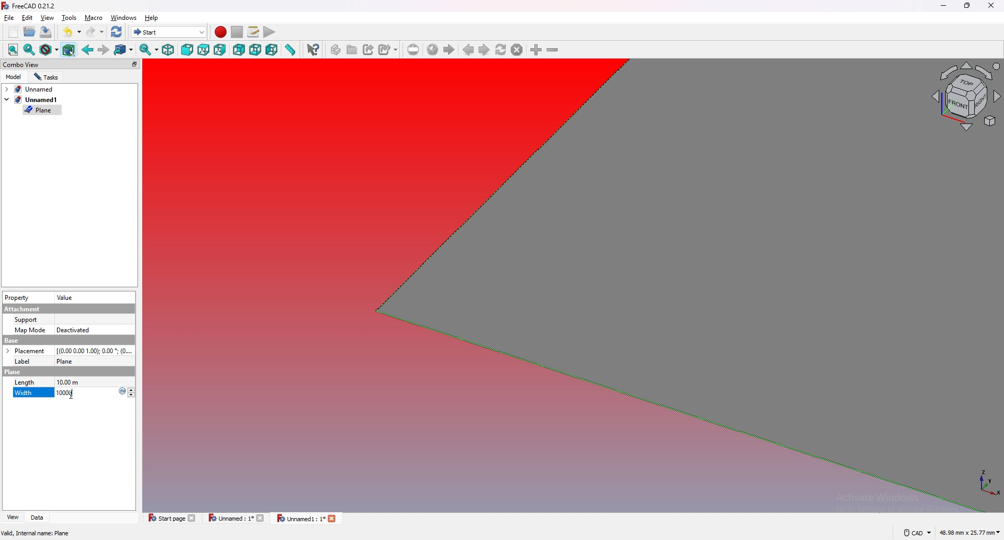 The image size is (1004, 540). What do you see at coordinates (124, 17) in the screenshot?
I see `windows` at bounding box center [124, 17].